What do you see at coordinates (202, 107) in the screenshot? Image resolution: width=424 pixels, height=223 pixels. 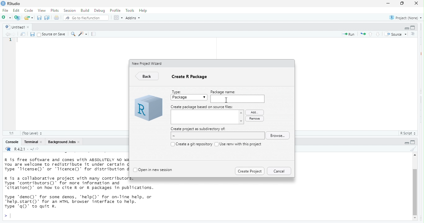 I see `Create package based on source files:` at bounding box center [202, 107].